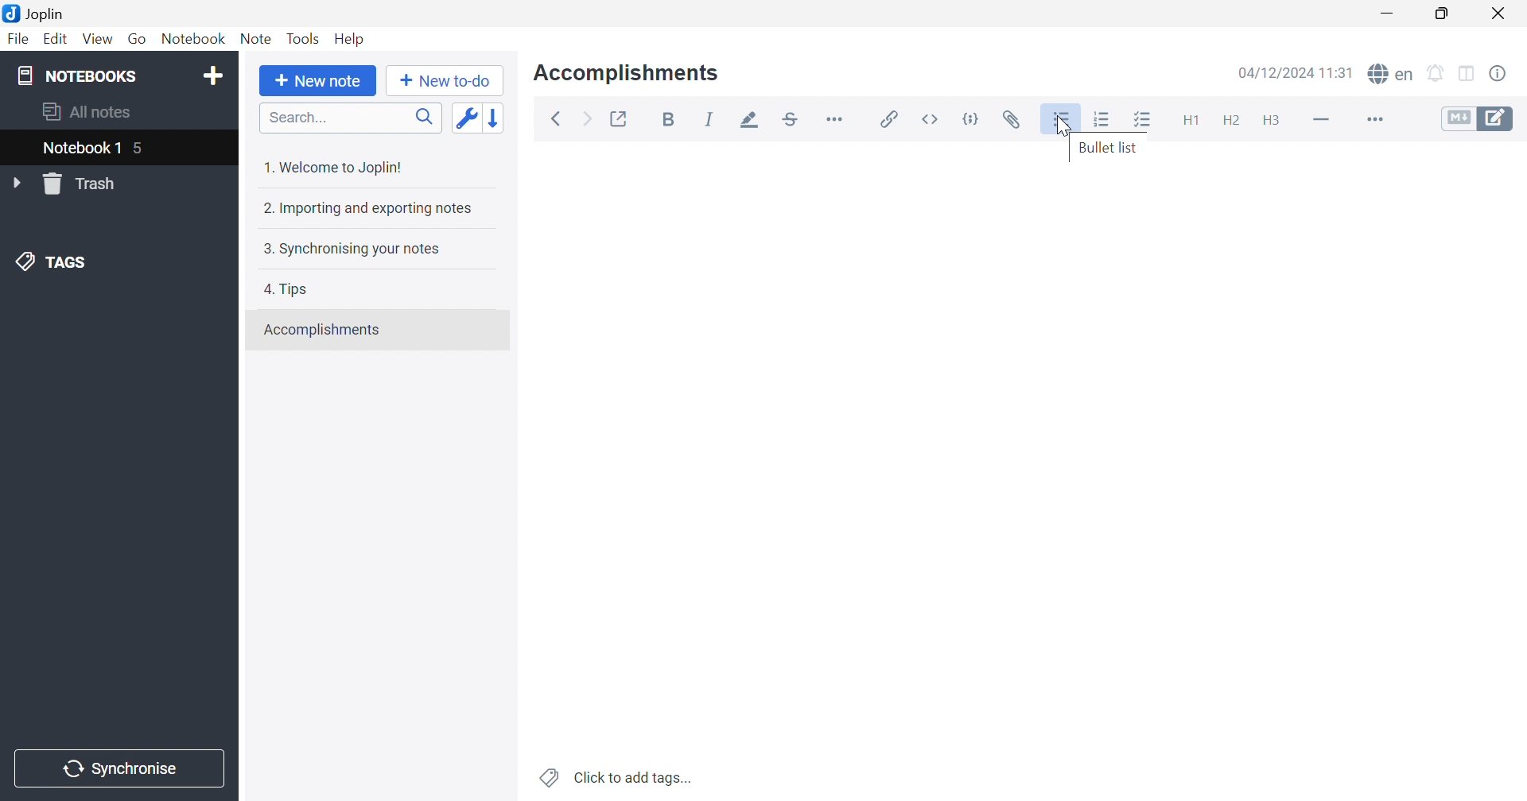 The width and height of the screenshot is (1527, 801). I want to click on Checkbox list, so click(1146, 121).